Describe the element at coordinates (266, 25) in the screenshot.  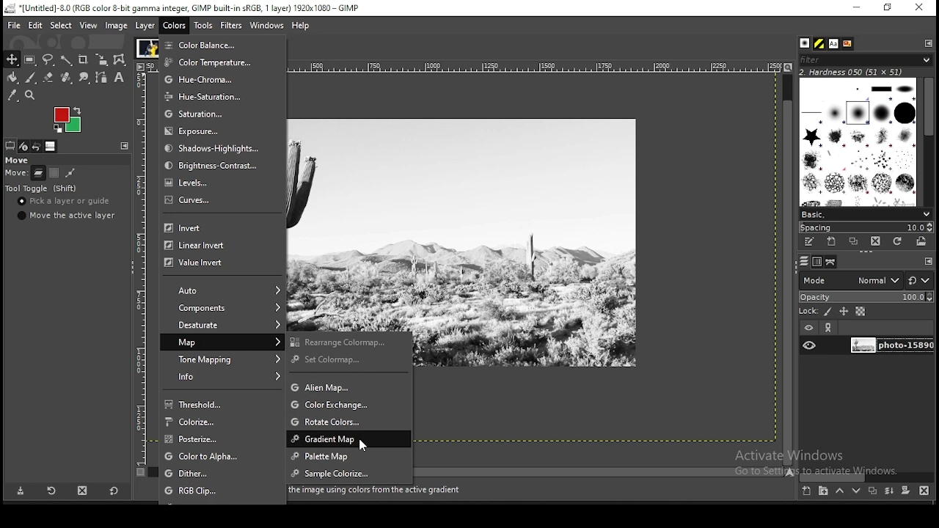
I see `windows` at that location.